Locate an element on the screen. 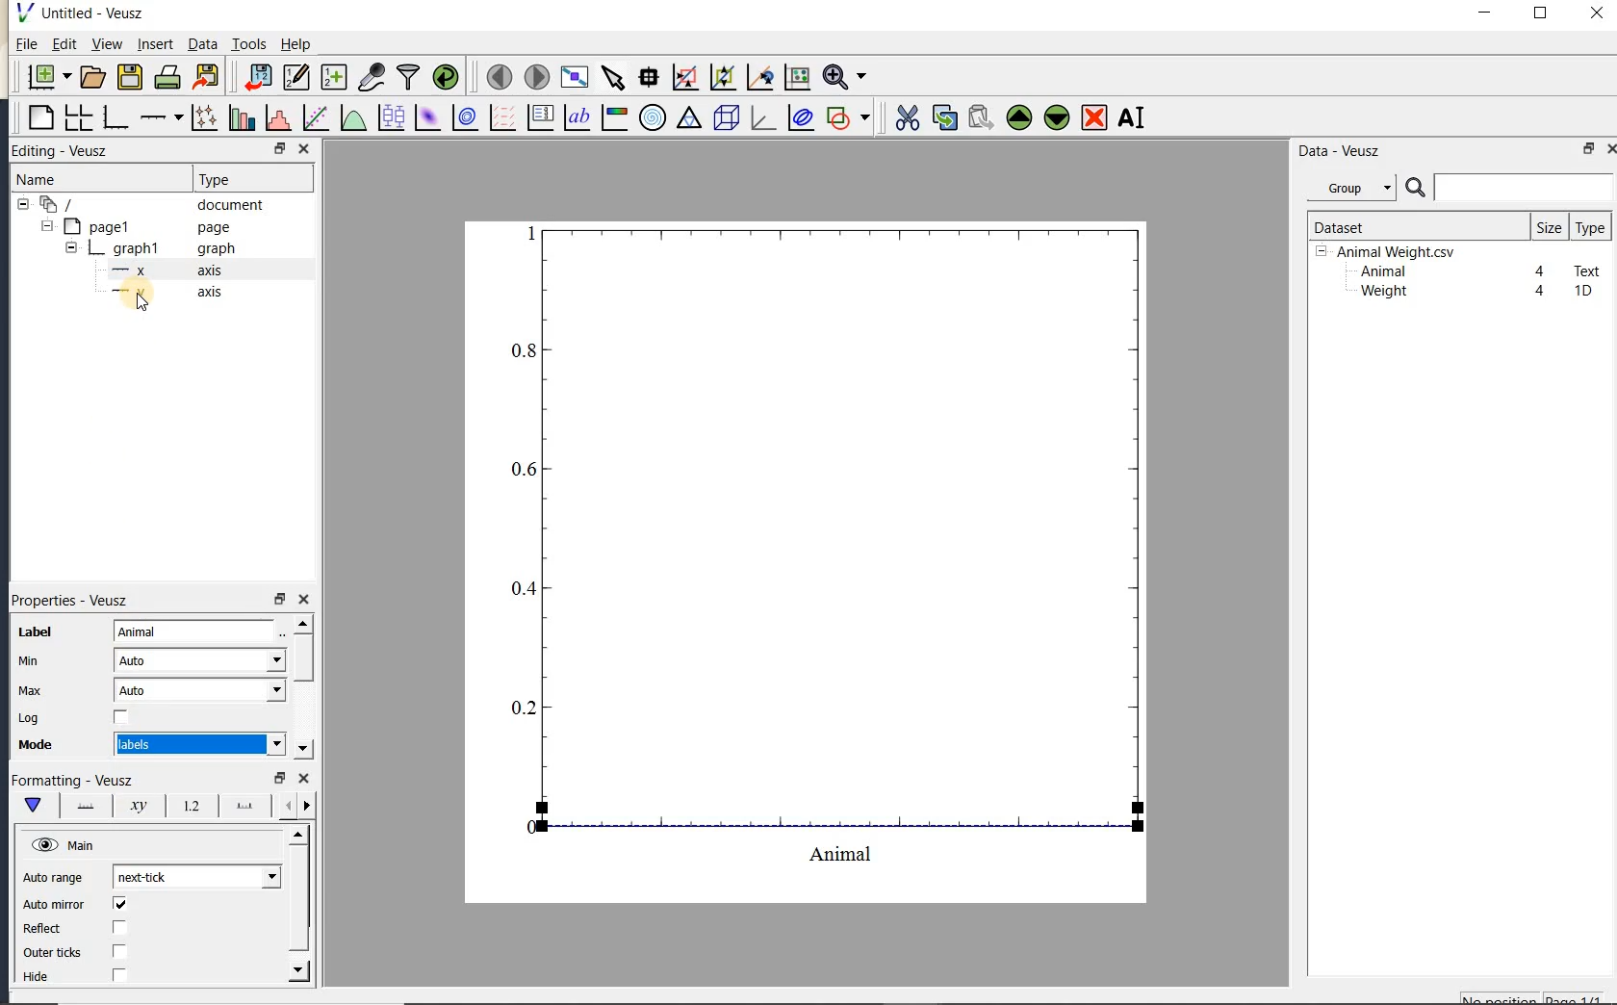 Image resolution: width=1617 pixels, height=1005 pixels. plot a vector field is located at coordinates (500, 118).